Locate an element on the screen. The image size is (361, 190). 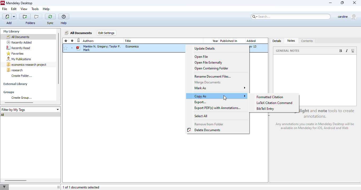
copy as is located at coordinates (220, 96).